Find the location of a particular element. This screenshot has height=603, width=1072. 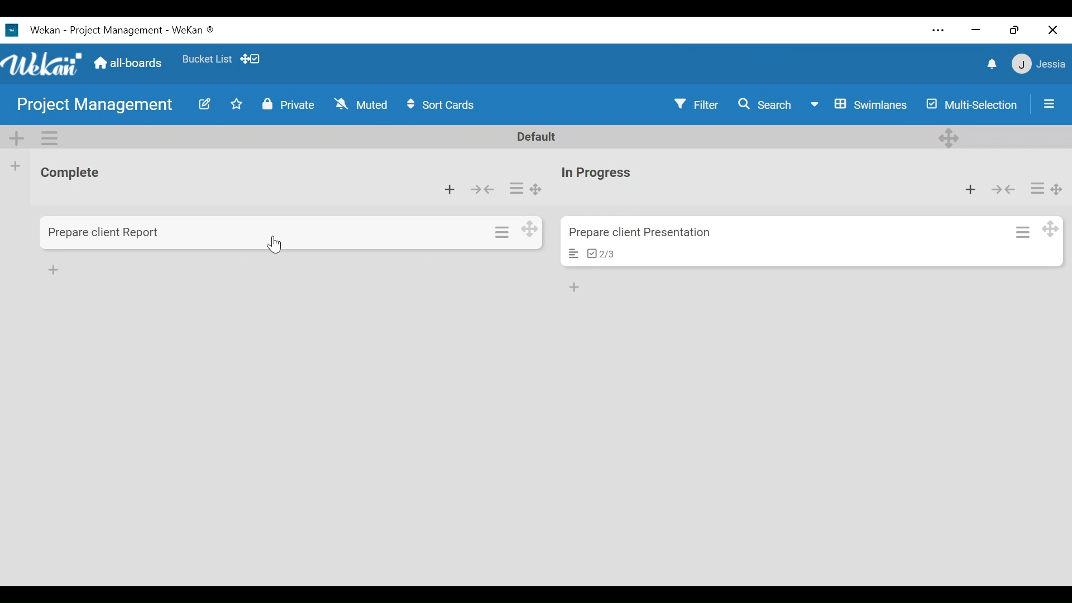

Wekan is located at coordinates (35, 31).